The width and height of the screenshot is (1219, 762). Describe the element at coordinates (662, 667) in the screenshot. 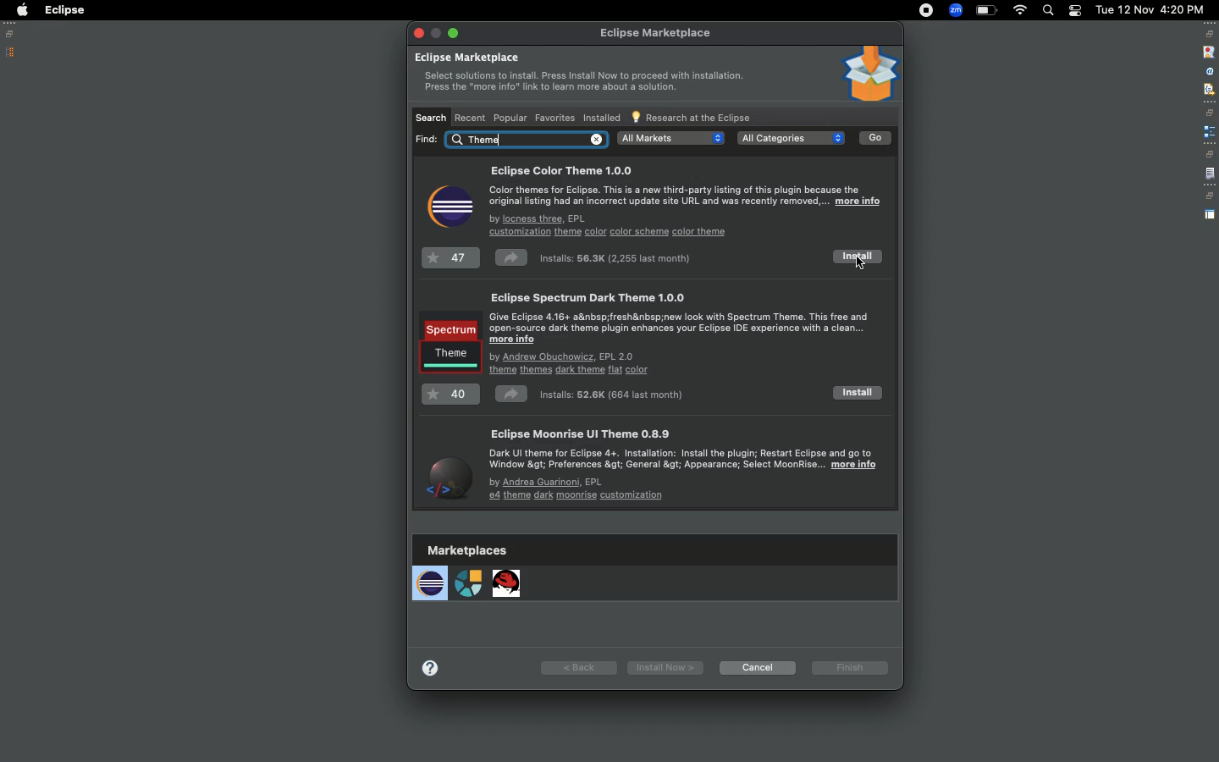

I see `Install now` at that location.